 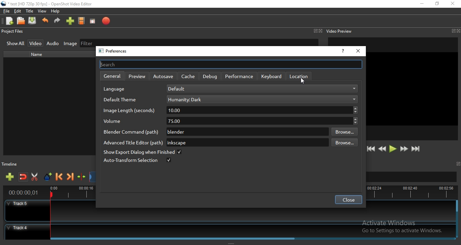 I want to click on Title, so click(x=30, y=11).